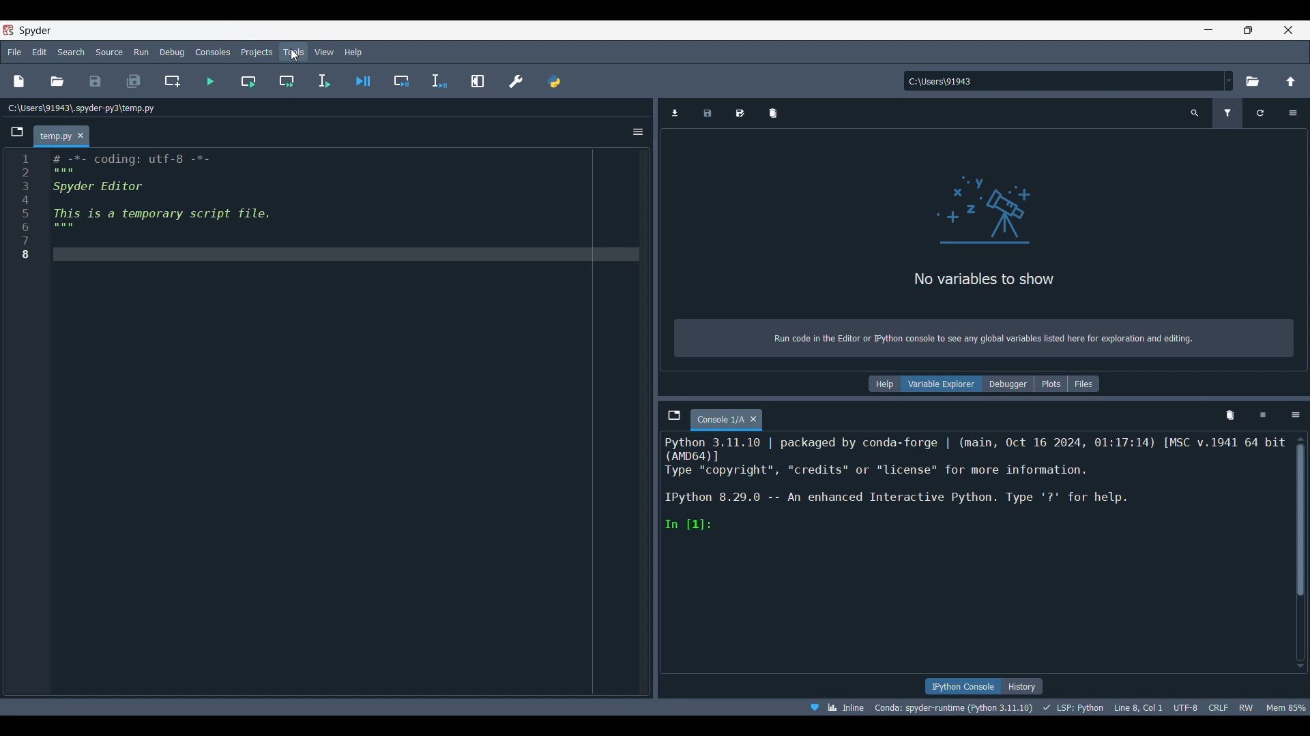 This screenshot has width=1310, height=736. Describe the element at coordinates (287, 81) in the screenshot. I see `Run current cell and go to the next one` at that location.